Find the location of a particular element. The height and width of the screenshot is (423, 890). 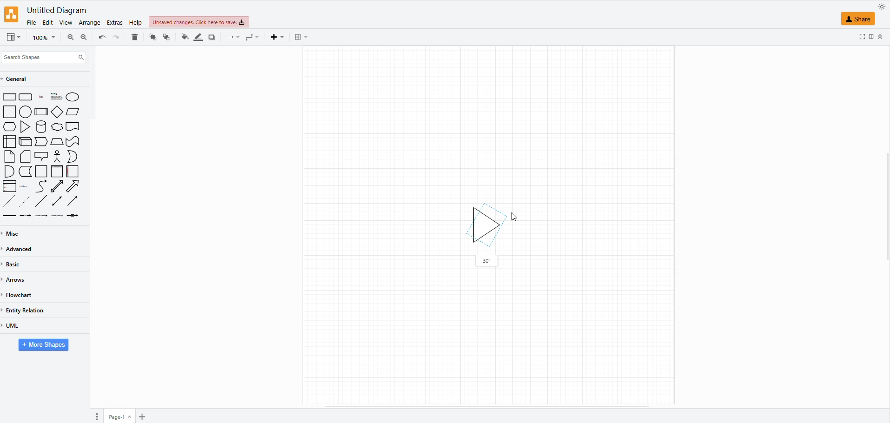

more shapes is located at coordinates (44, 346).